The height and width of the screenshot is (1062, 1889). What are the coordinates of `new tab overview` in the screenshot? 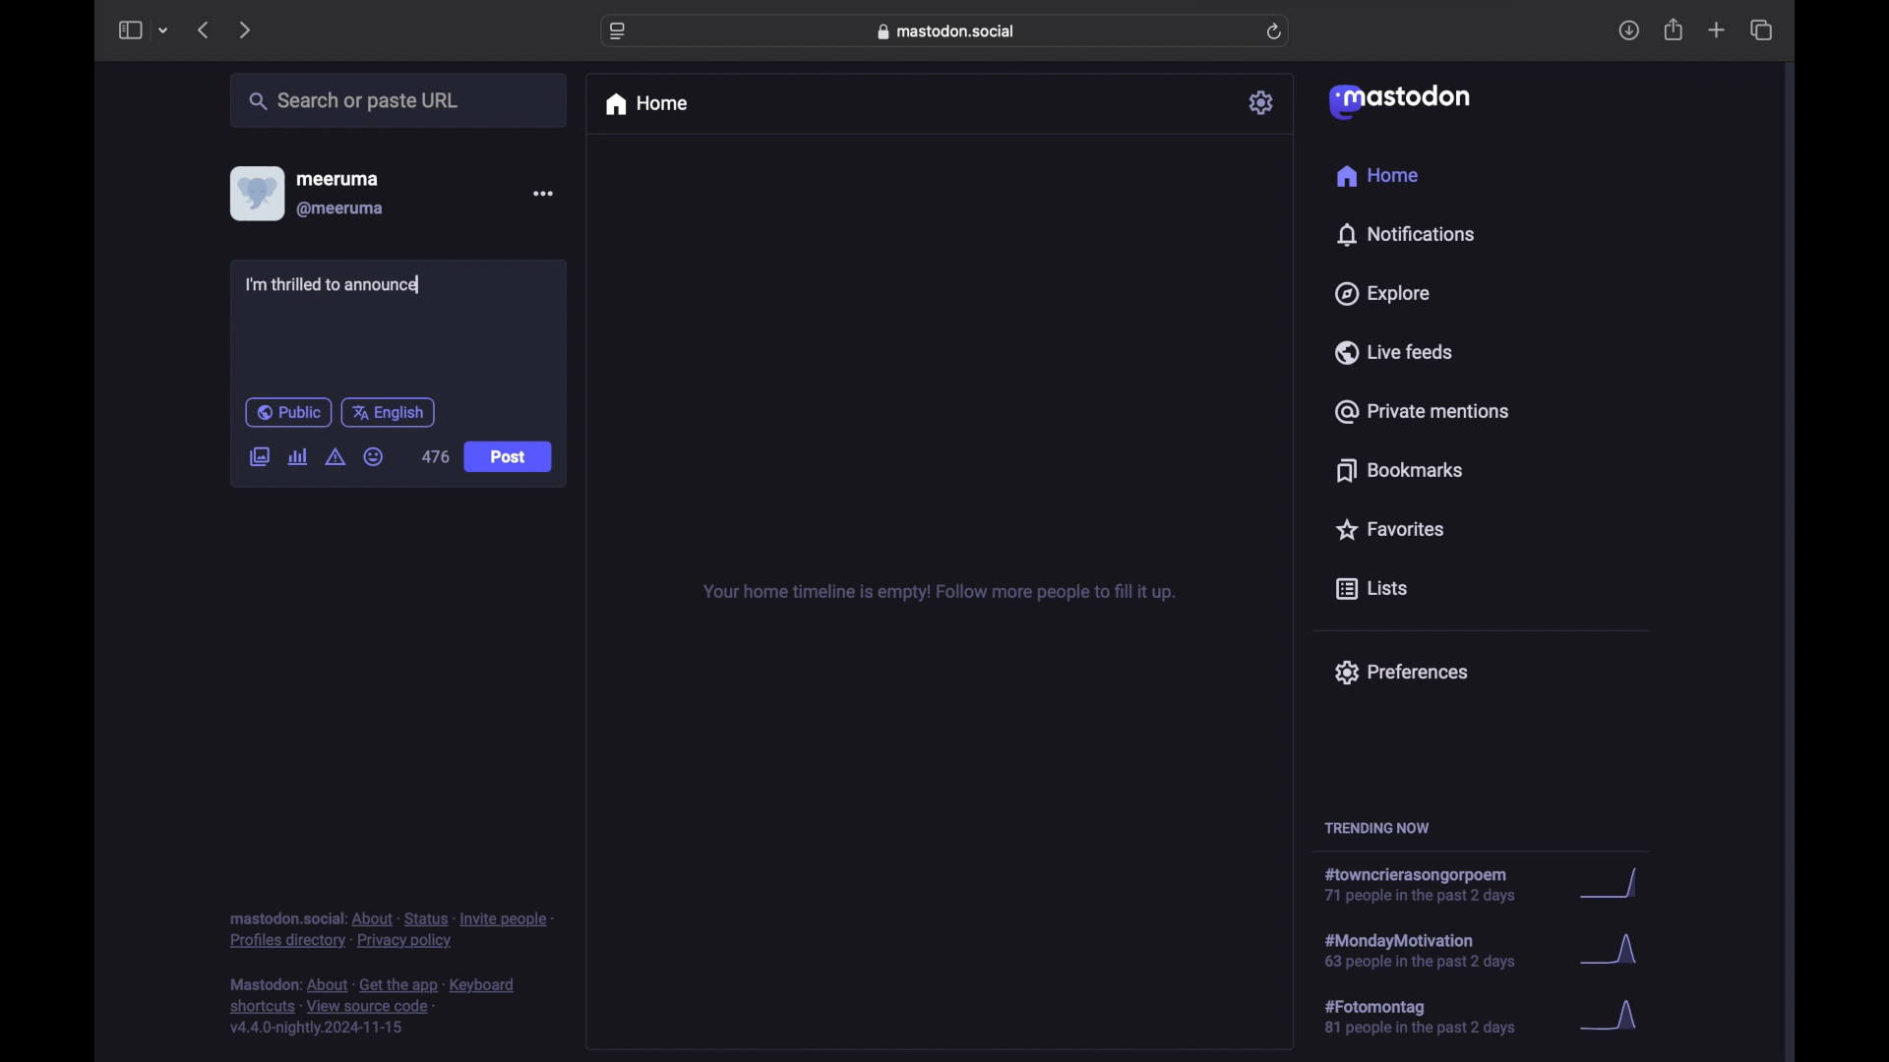 It's located at (1717, 29).